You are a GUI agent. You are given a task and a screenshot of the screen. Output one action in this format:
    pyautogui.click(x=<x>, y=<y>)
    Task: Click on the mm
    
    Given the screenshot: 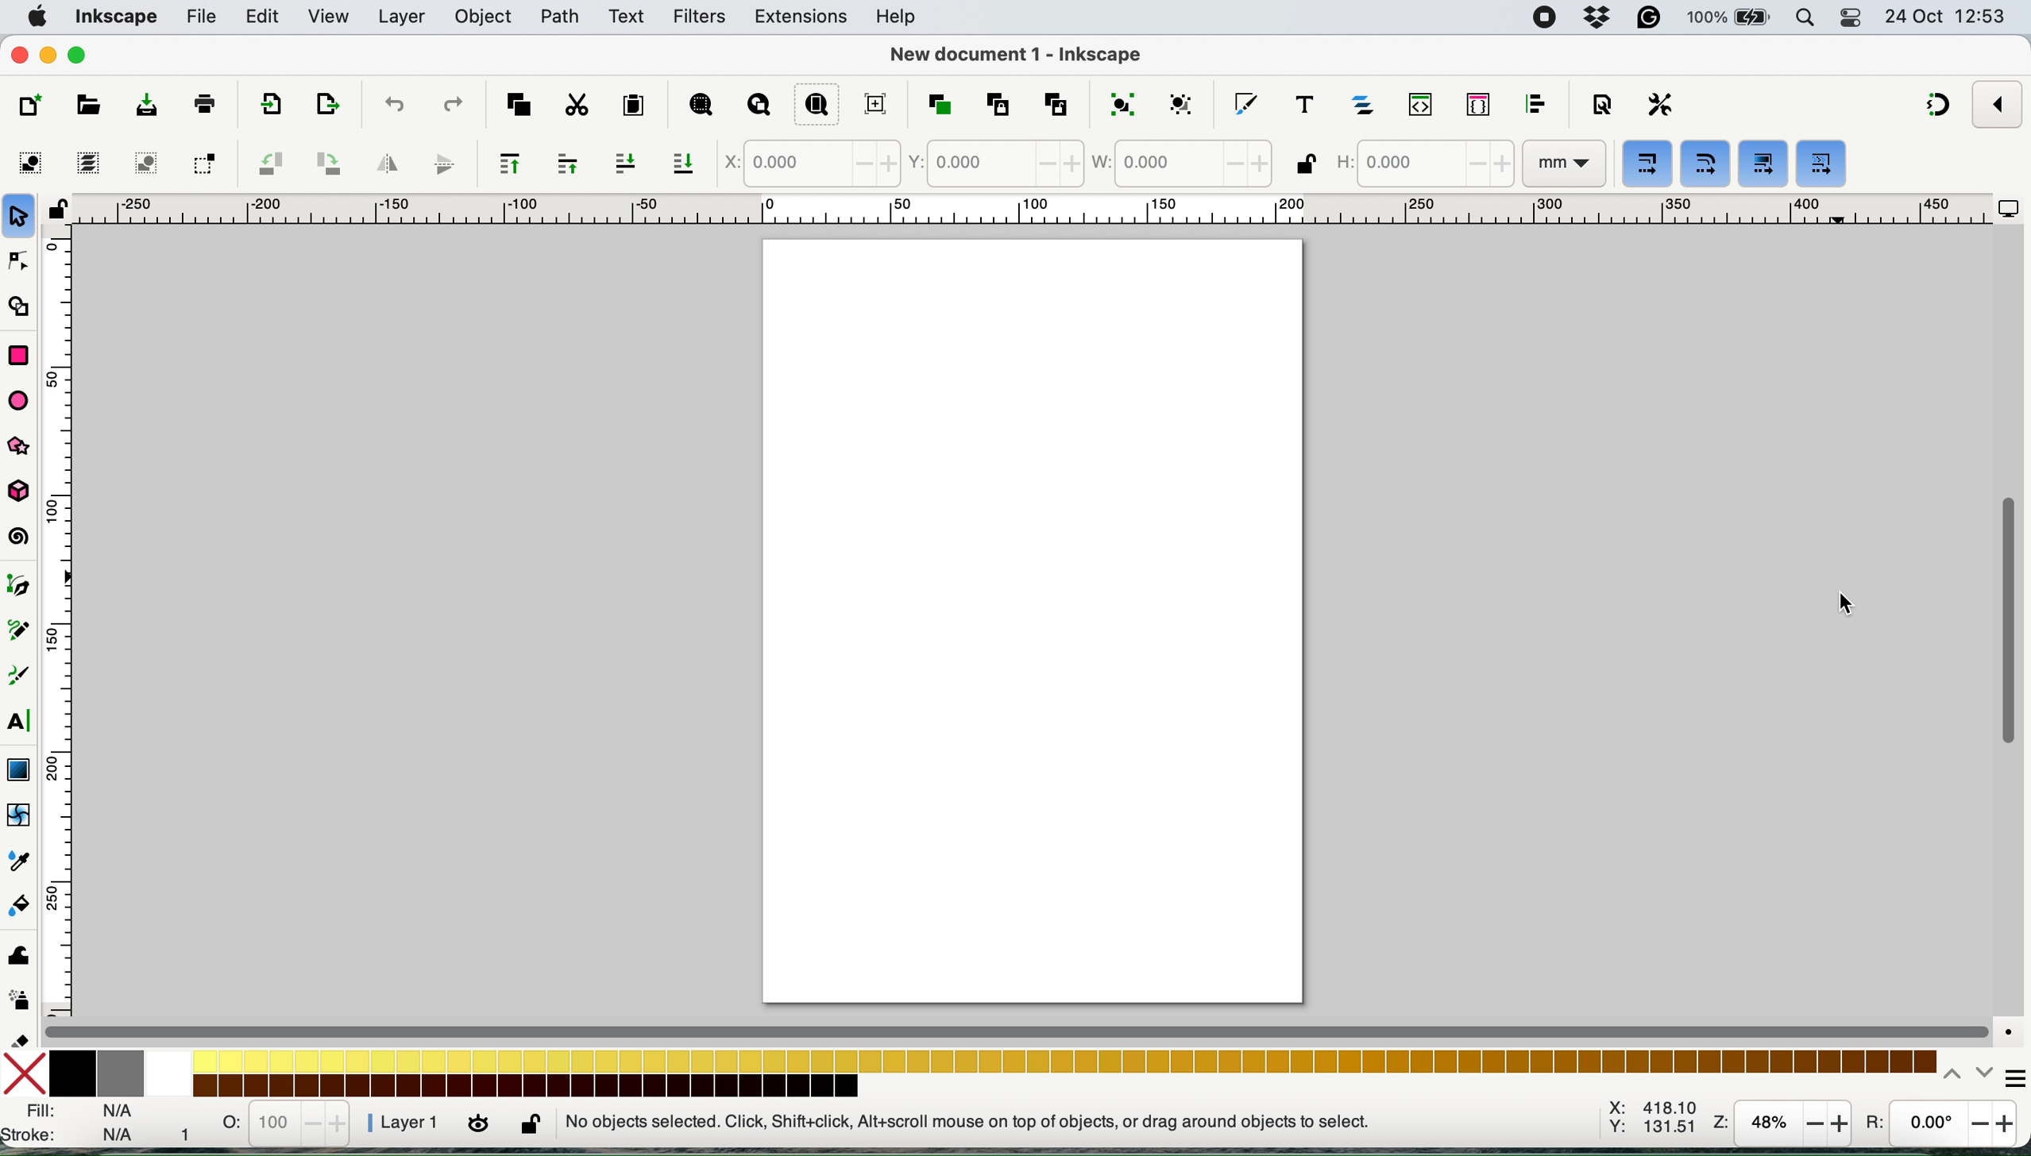 What is the action you would take?
    pyautogui.click(x=1564, y=164)
    